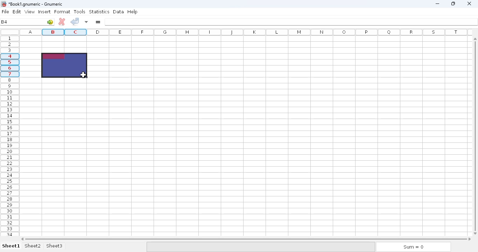  I want to click on go to, so click(50, 22).